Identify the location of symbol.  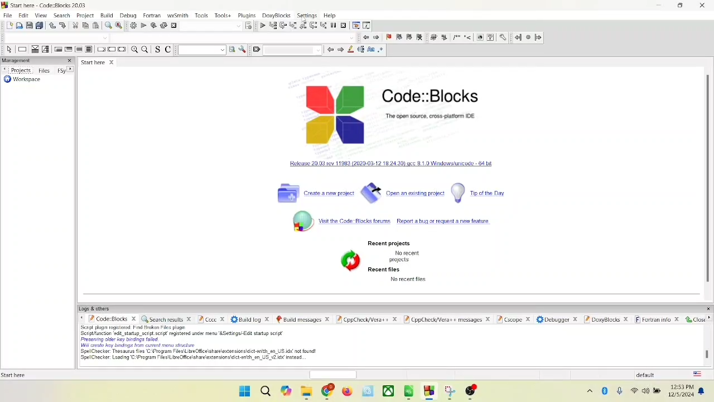
(348, 260).